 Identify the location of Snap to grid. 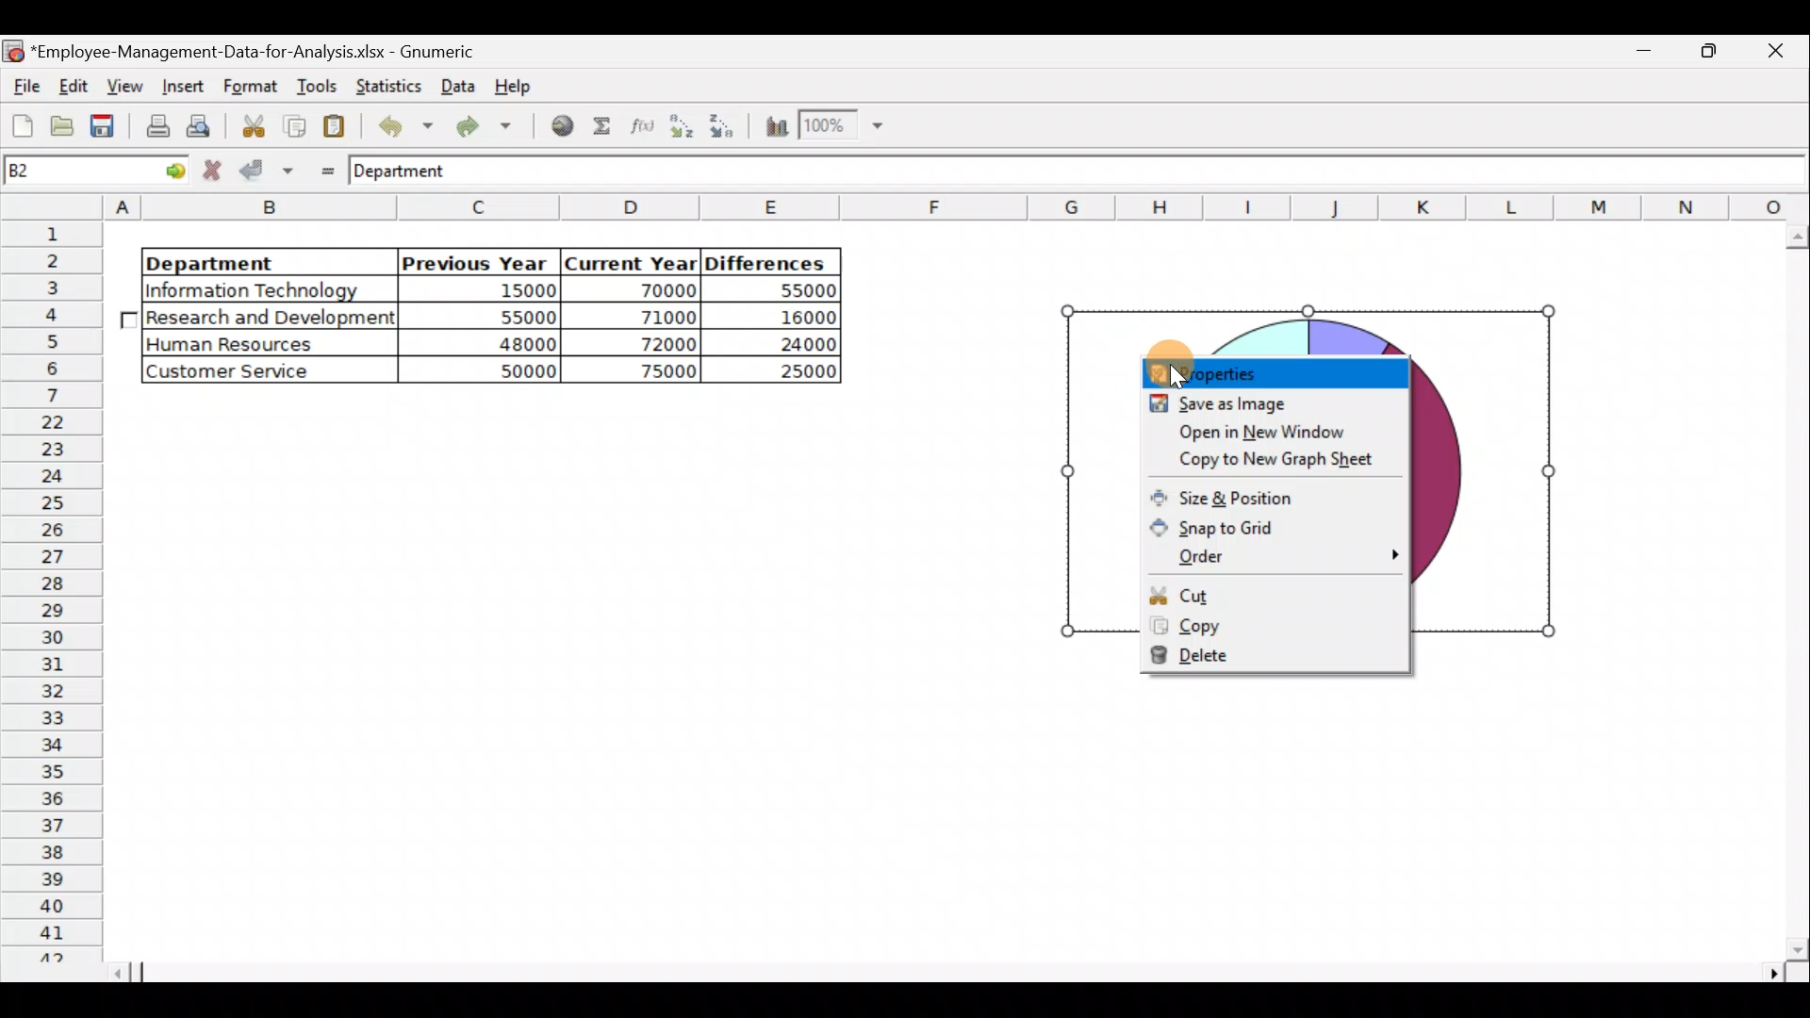
(1227, 525).